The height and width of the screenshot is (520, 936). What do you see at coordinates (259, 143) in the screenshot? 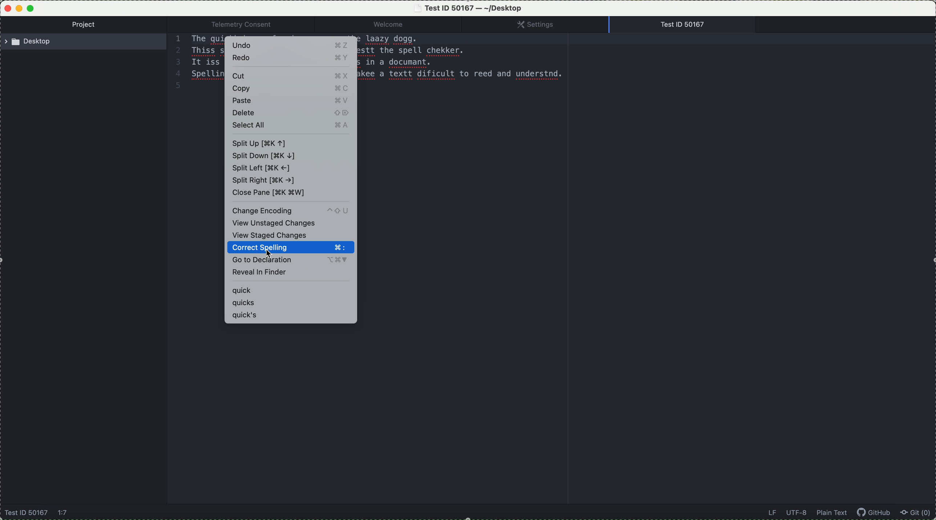
I see `split up` at bounding box center [259, 143].